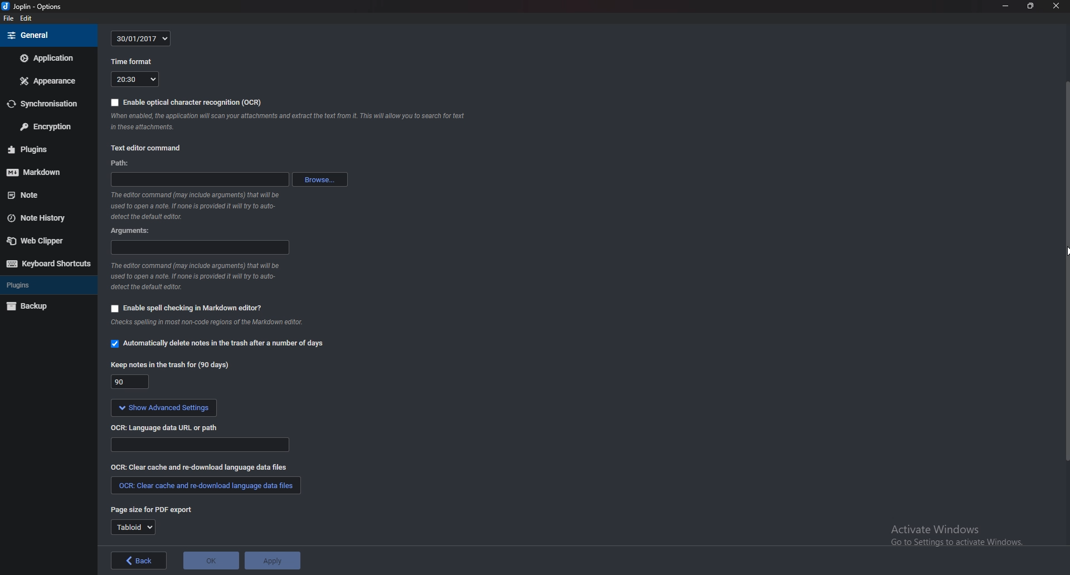  I want to click on edit, so click(27, 18).